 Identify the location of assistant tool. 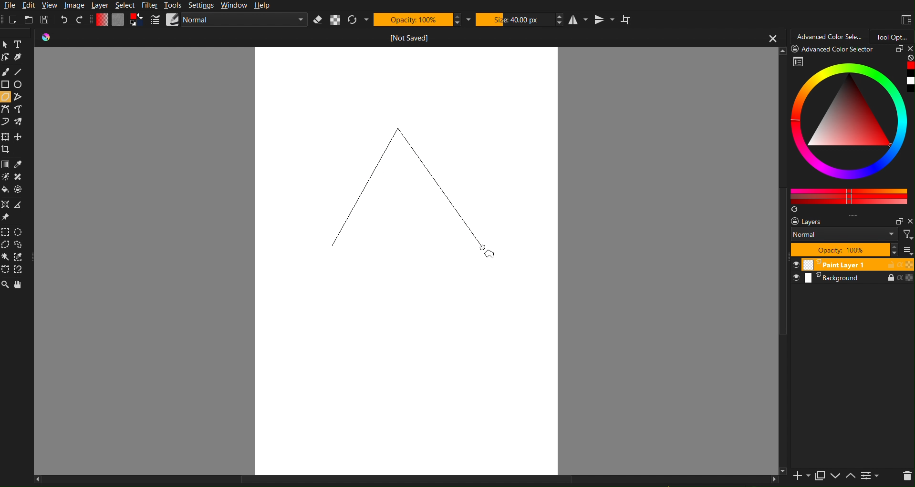
(6, 203).